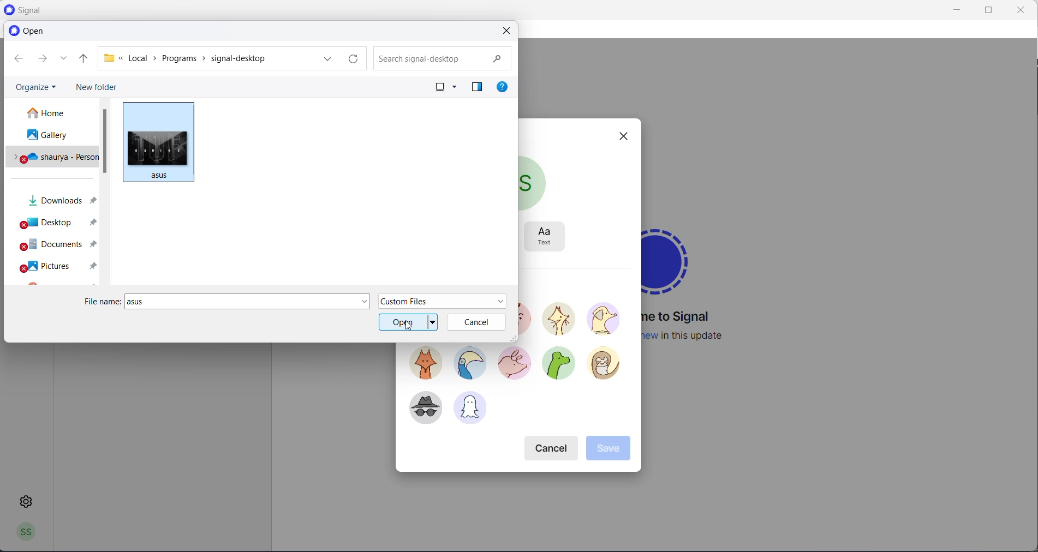  What do you see at coordinates (420, 362) in the screenshot?
I see `avatar` at bounding box center [420, 362].